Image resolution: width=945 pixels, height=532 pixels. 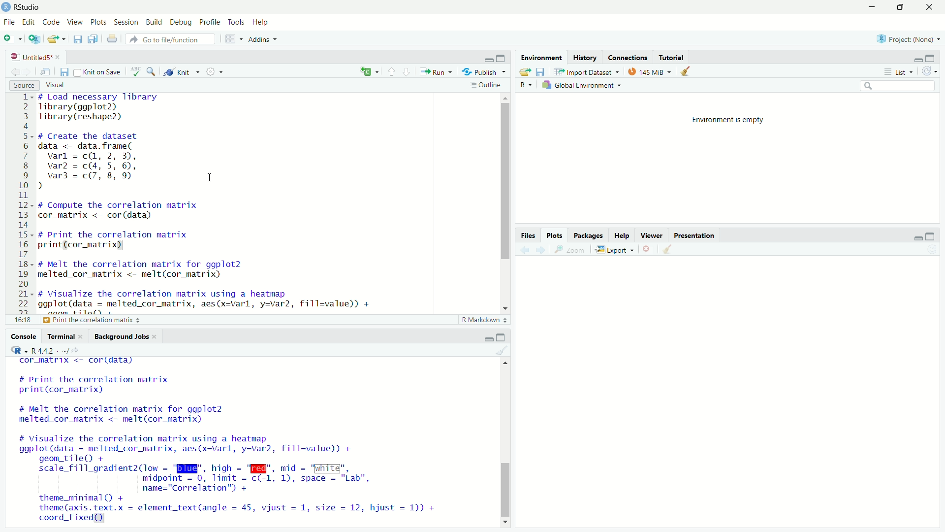 I want to click on environment, so click(x=542, y=57).